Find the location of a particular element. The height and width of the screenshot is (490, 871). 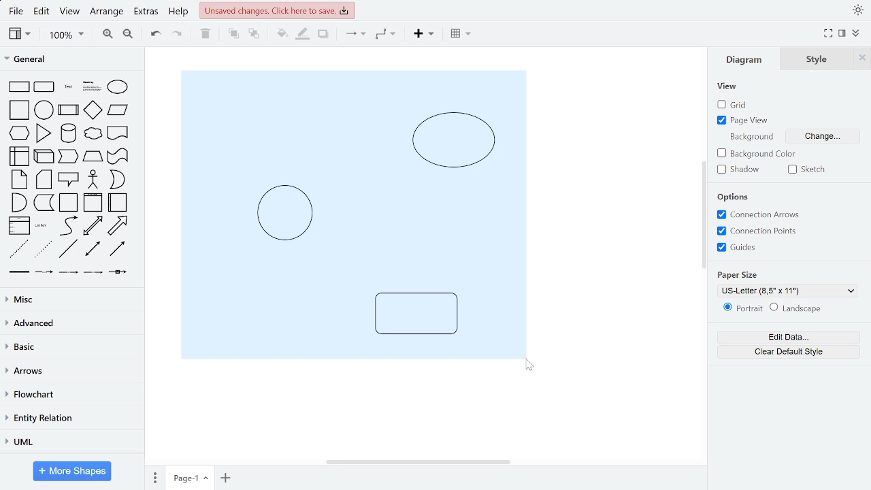

delete is located at coordinates (208, 35).